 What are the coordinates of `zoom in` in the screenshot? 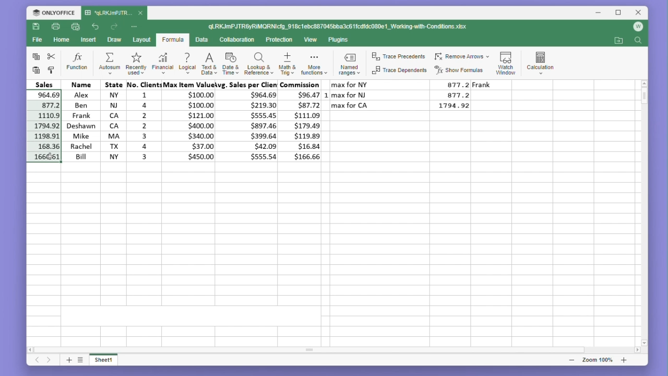 It's located at (624, 360).